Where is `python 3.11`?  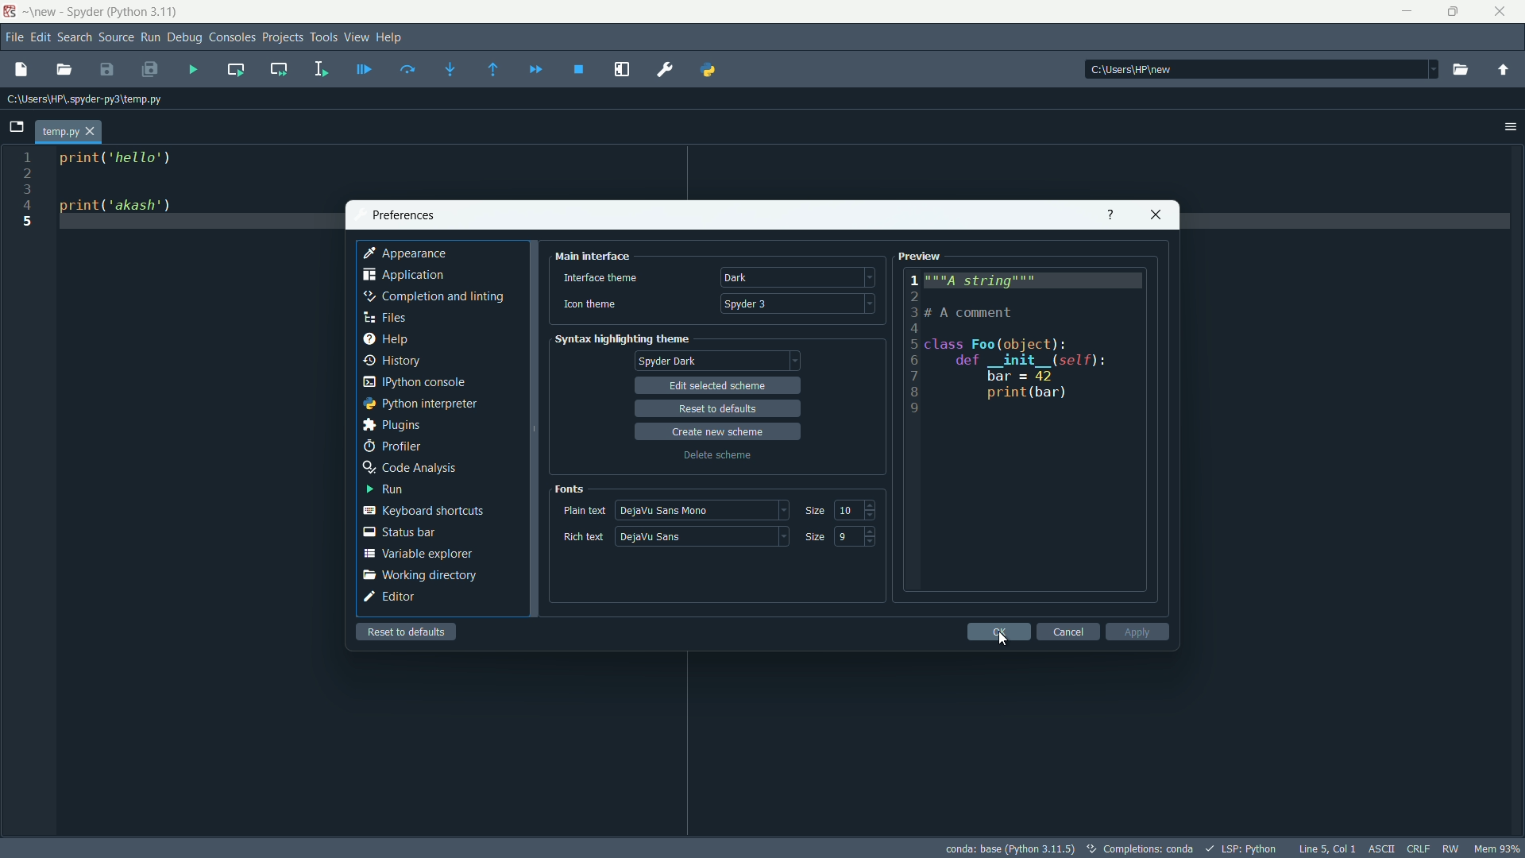
python 3.11 is located at coordinates (142, 13).